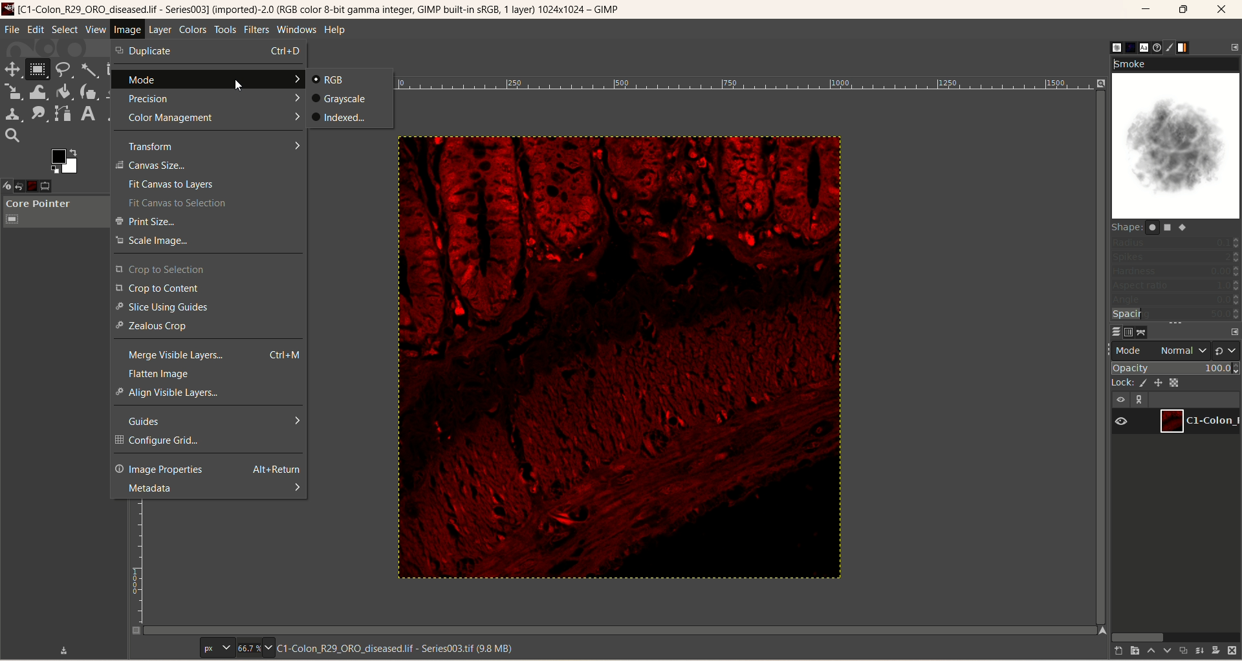  Describe the element at coordinates (111, 68) in the screenshot. I see `crop tool` at that location.